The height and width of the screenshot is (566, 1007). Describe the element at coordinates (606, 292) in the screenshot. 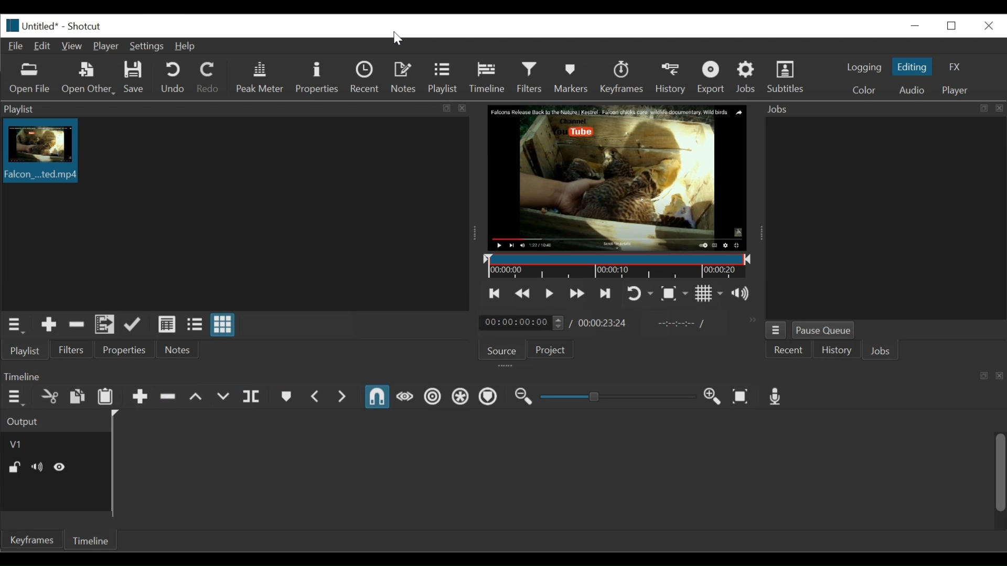

I see `Skip to the next point` at that location.